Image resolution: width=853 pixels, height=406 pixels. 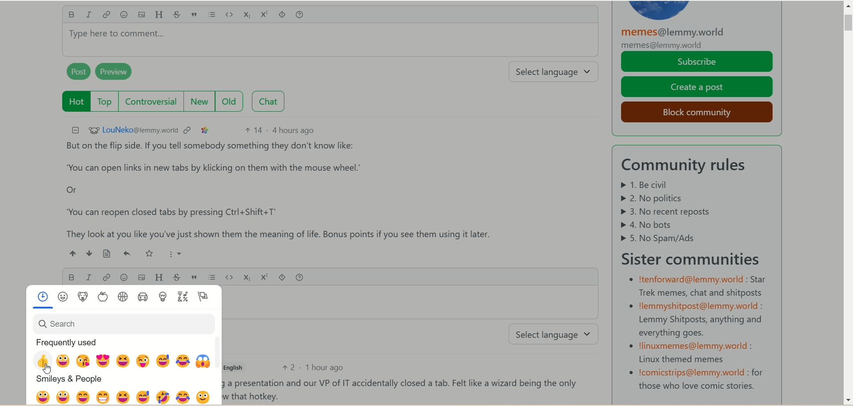 I want to click on subscript, so click(x=246, y=276).